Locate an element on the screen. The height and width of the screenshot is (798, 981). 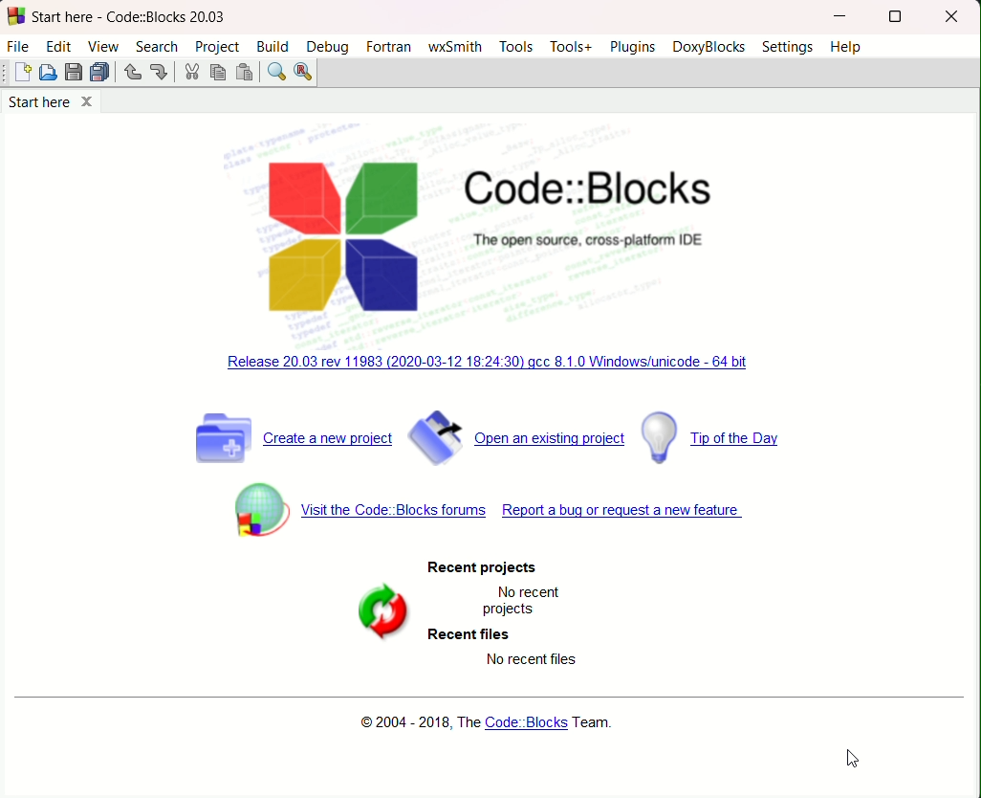
 is located at coordinates (530, 659).